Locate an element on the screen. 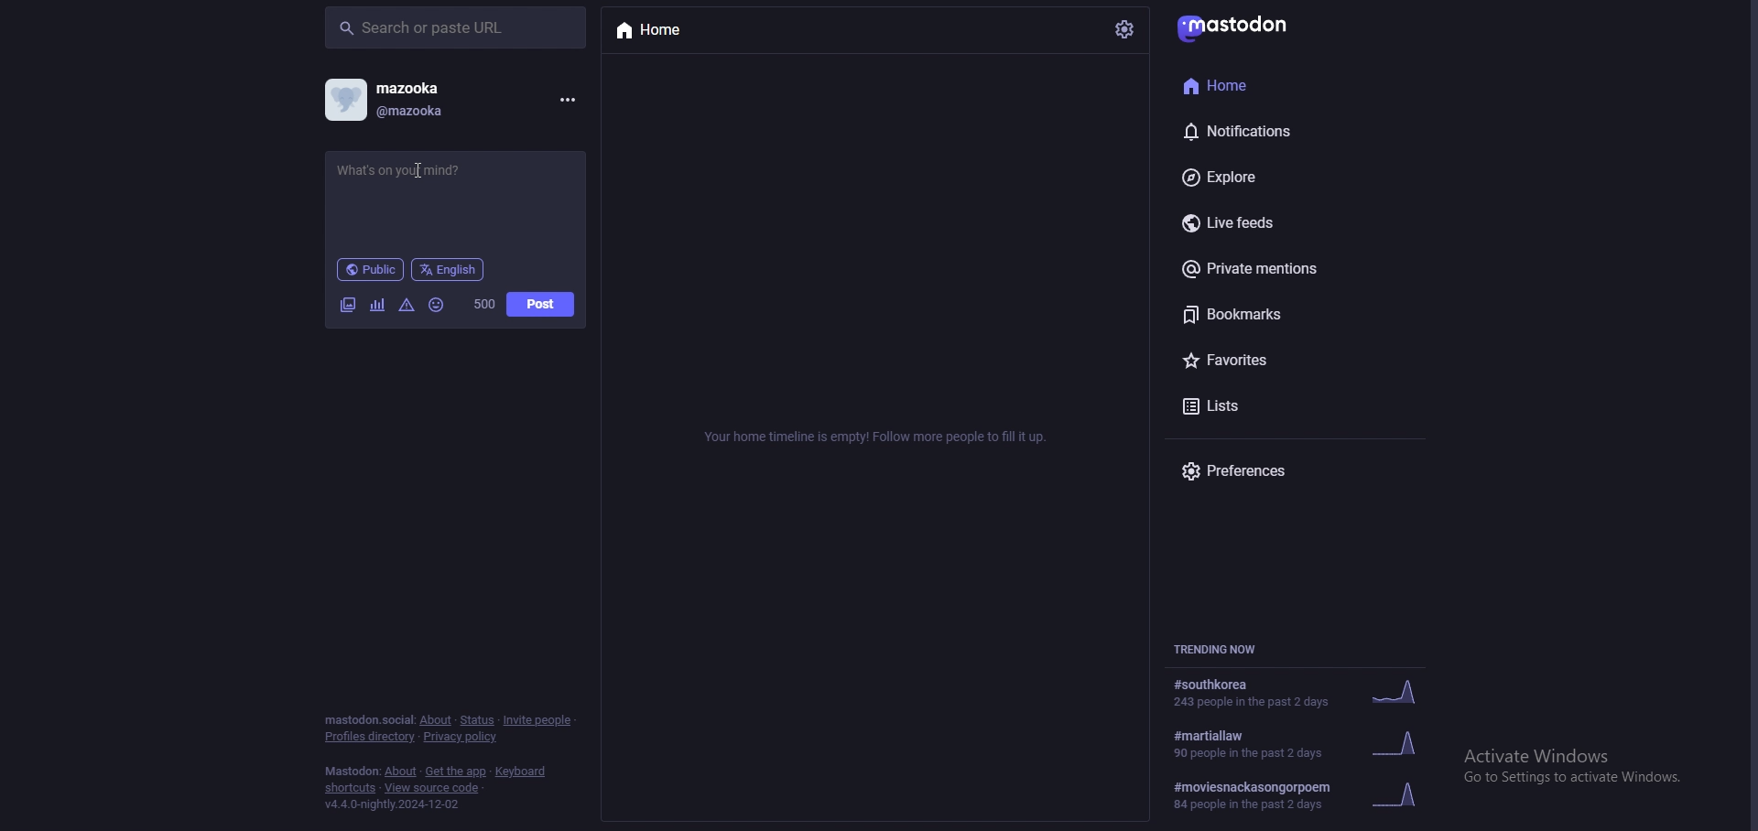 The width and height of the screenshot is (1758, 831). mastodon social is located at coordinates (368, 719).